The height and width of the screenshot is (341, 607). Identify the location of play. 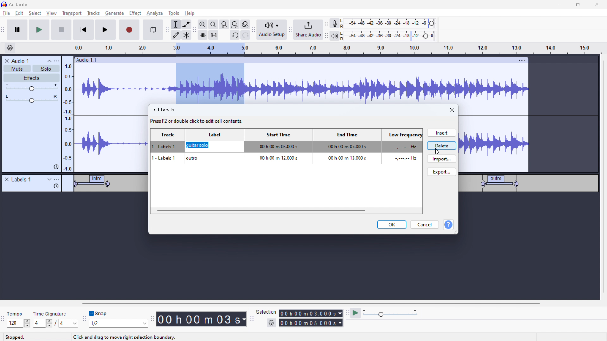
(39, 29).